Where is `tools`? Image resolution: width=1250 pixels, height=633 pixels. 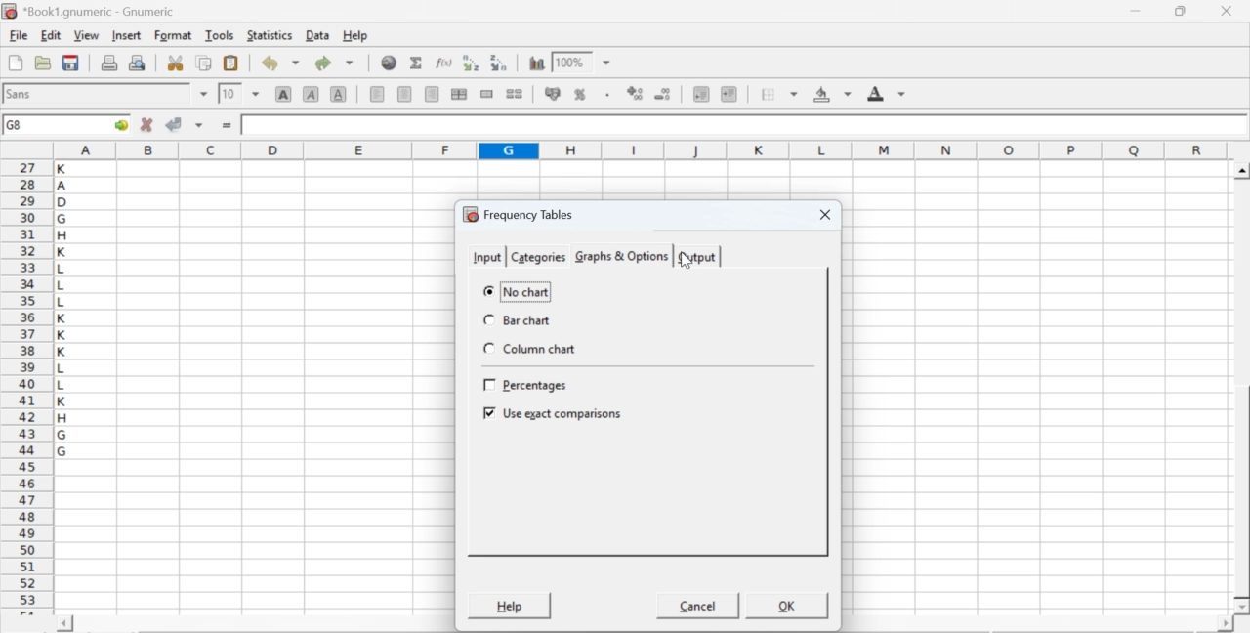
tools is located at coordinates (221, 34).